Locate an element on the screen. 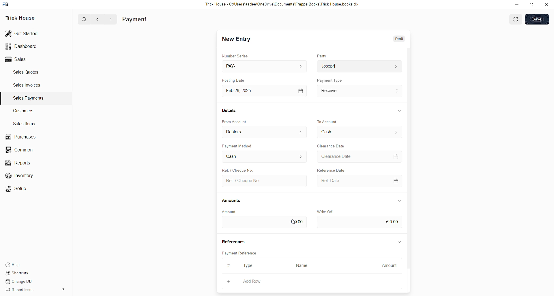  Draft is located at coordinates (400, 38).